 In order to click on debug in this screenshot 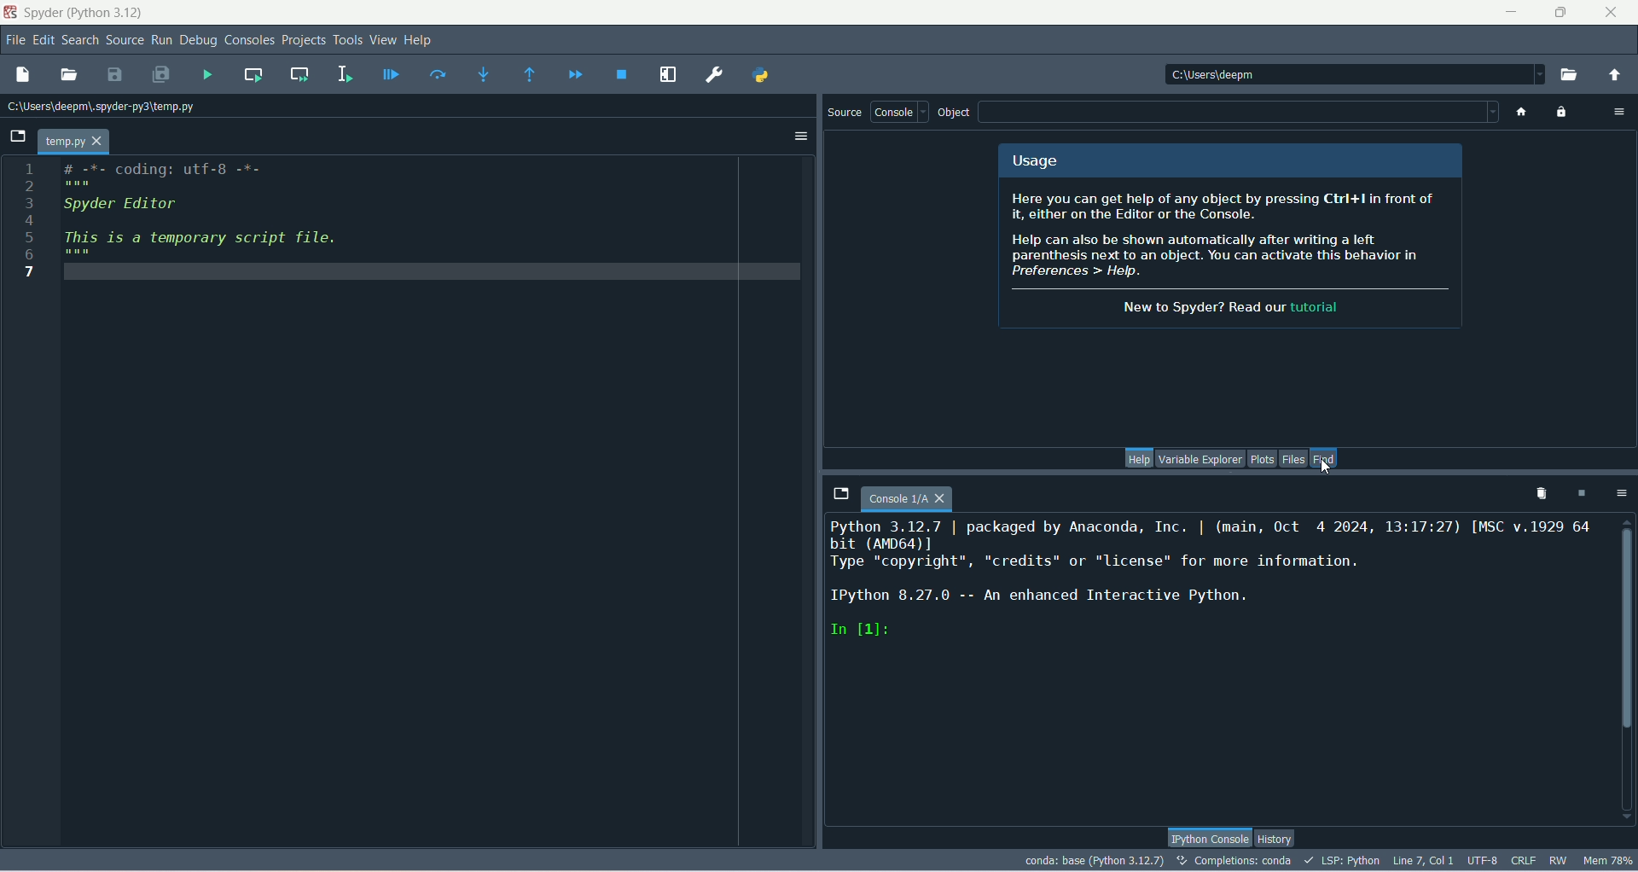, I will do `click(201, 41)`.